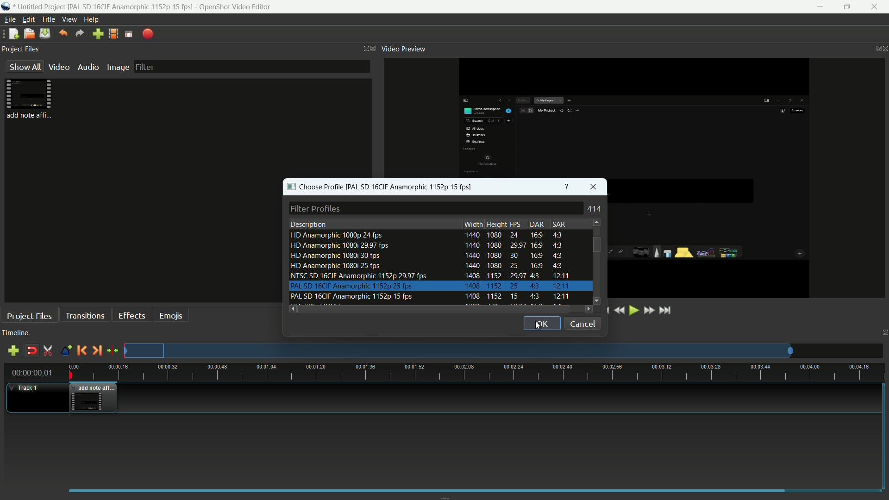 Image resolution: width=889 pixels, height=500 pixels. I want to click on profile-6, so click(430, 286).